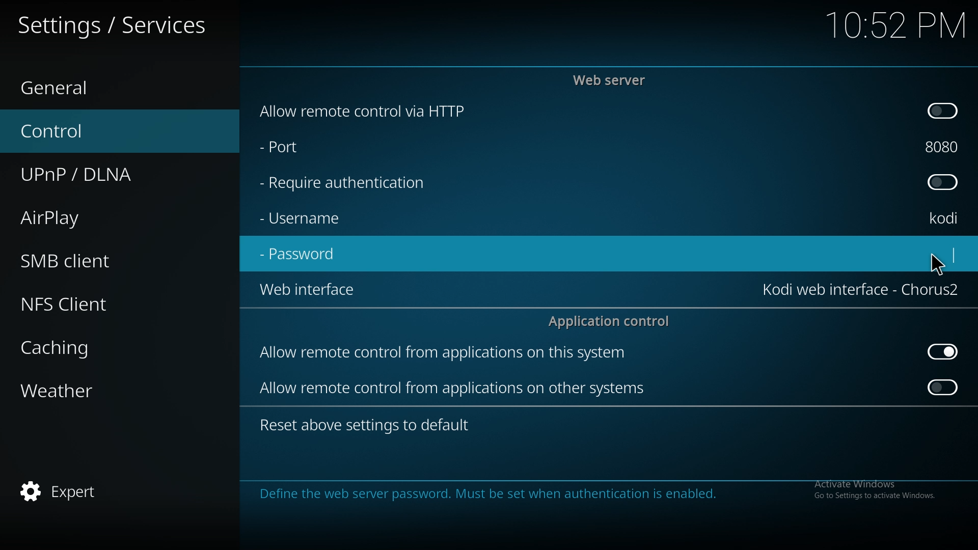 The width and height of the screenshot is (978, 550). I want to click on cursor, so click(936, 264).